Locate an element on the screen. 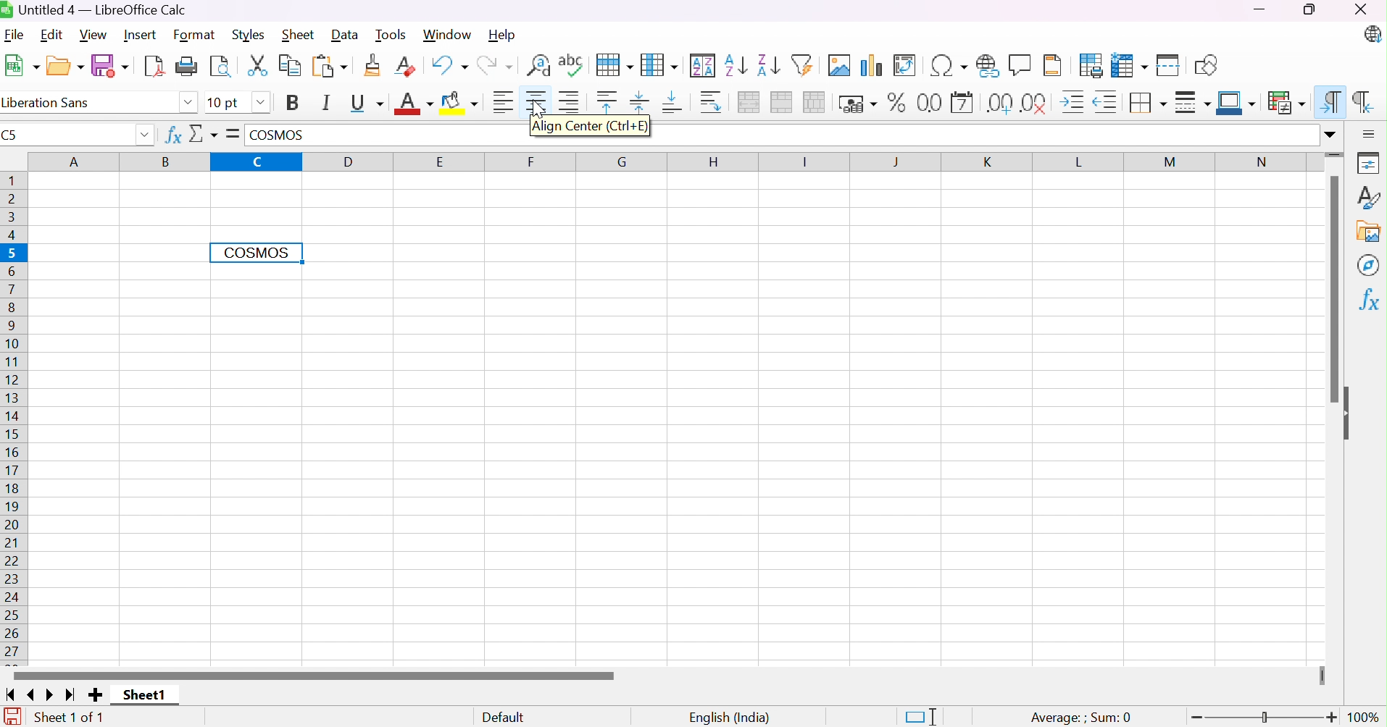 The image size is (1387, 727). LibreOffice Update Available is located at coordinates (1371, 34).